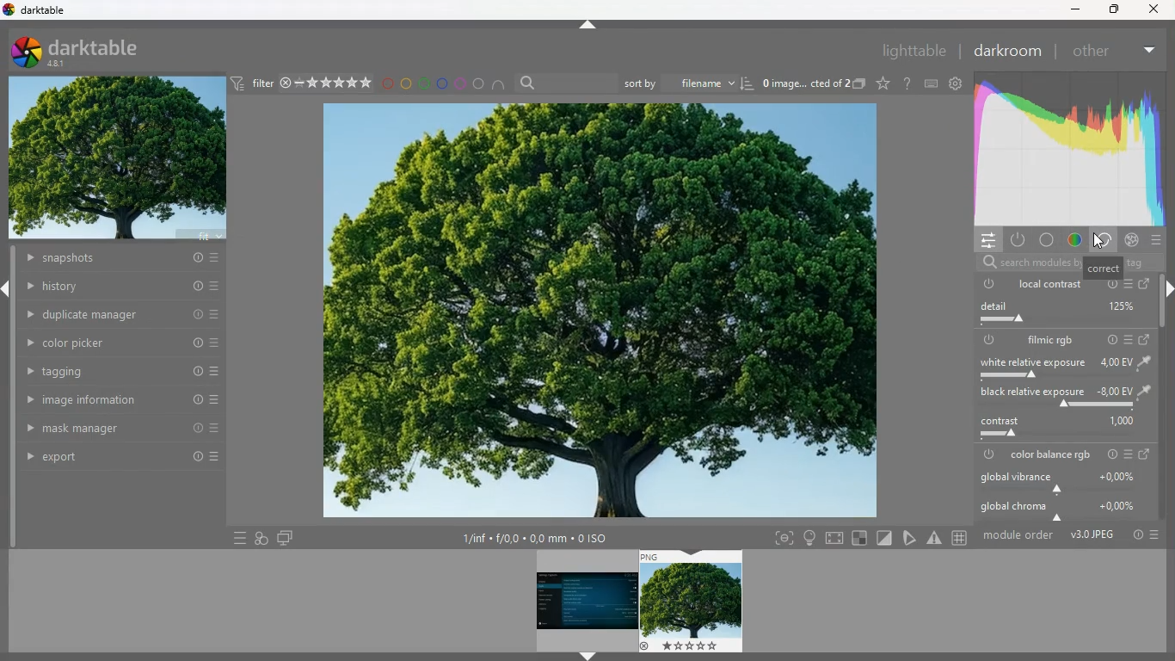 The height and width of the screenshot is (661, 1175). Describe the element at coordinates (238, 537) in the screenshot. I see `more` at that location.